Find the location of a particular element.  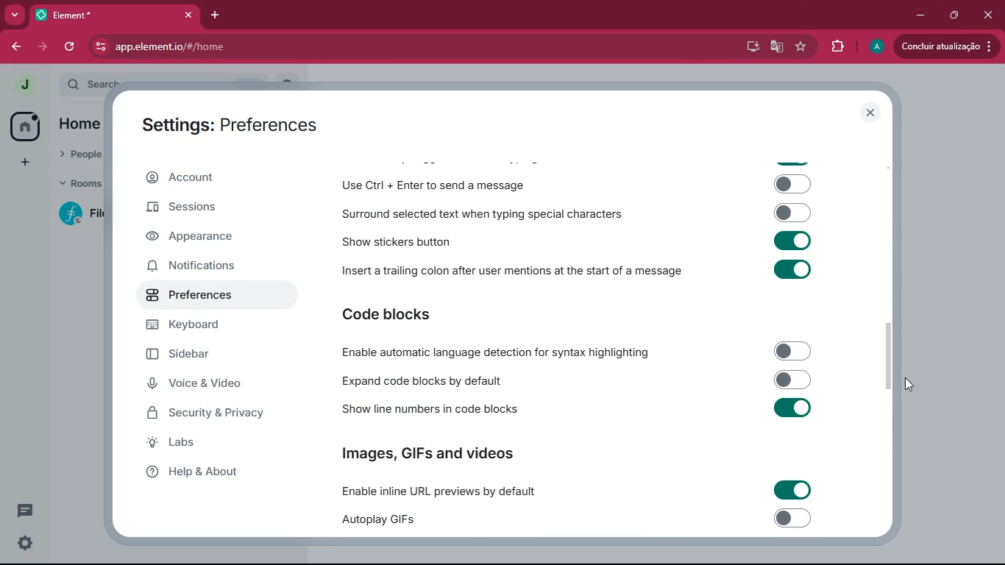

notifications is located at coordinates (203, 267).